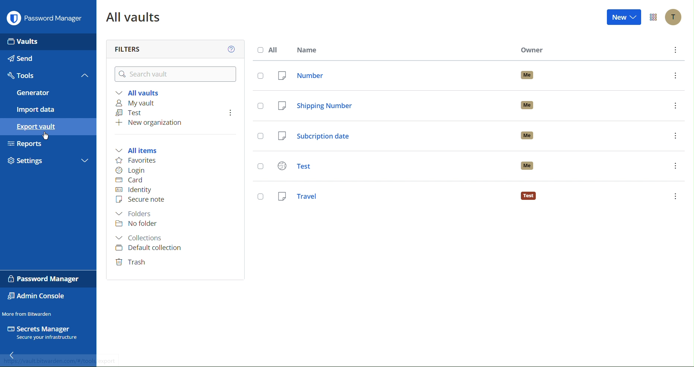 This screenshot has height=367, width=694. I want to click on Trash, so click(133, 262).